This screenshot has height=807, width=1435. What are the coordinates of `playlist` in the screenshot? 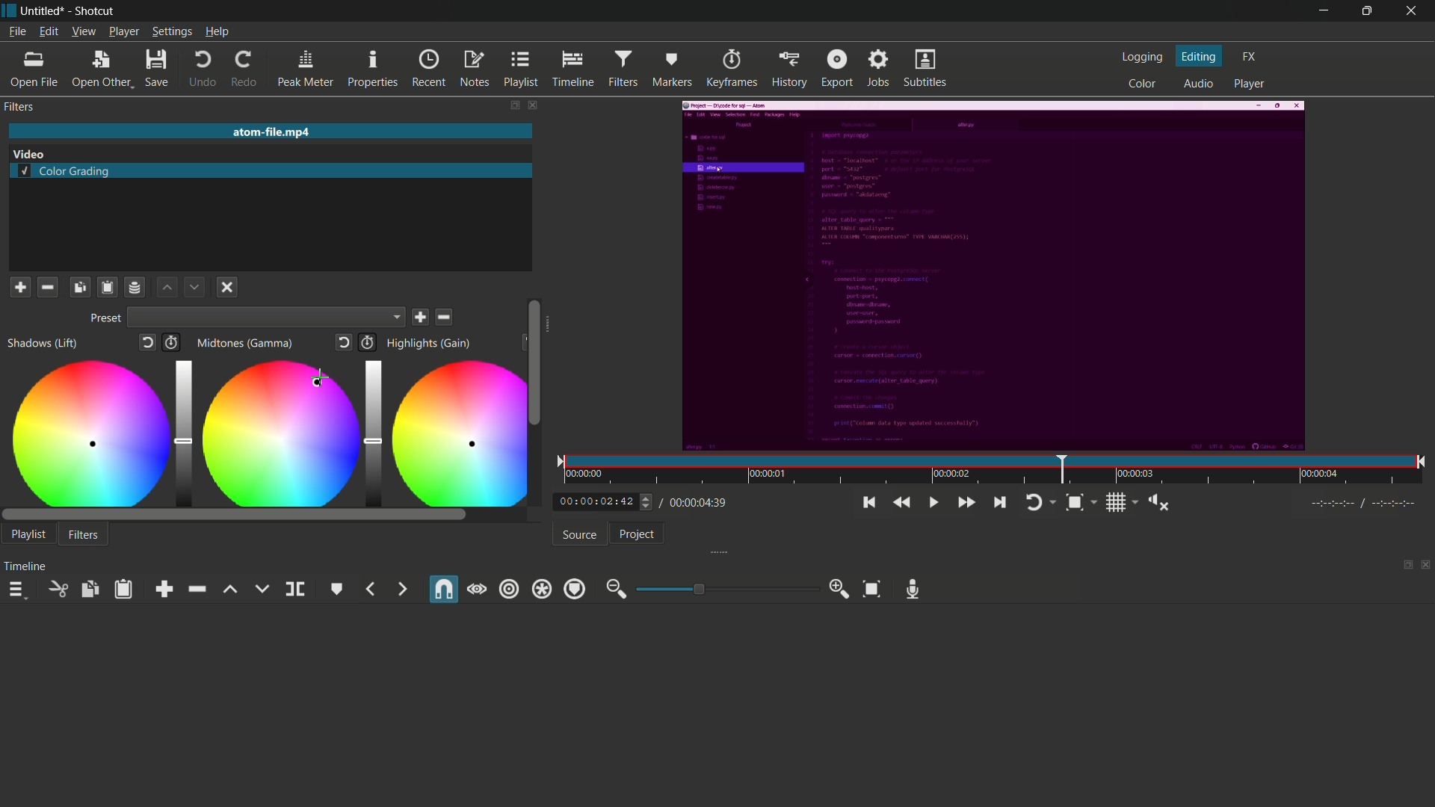 It's located at (520, 69).